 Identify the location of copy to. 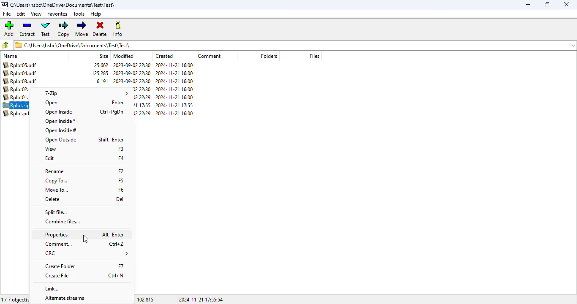
(57, 181).